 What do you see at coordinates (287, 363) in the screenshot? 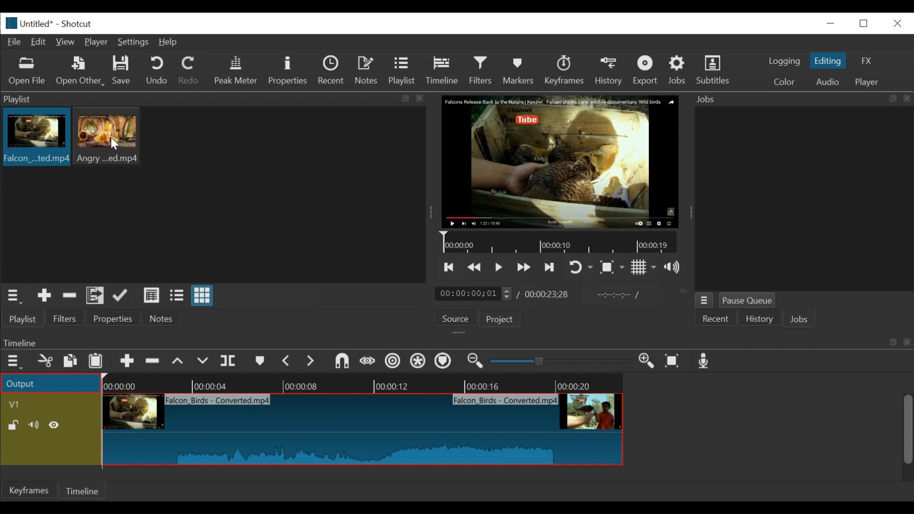
I see `Previous marker` at bounding box center [287, 363].